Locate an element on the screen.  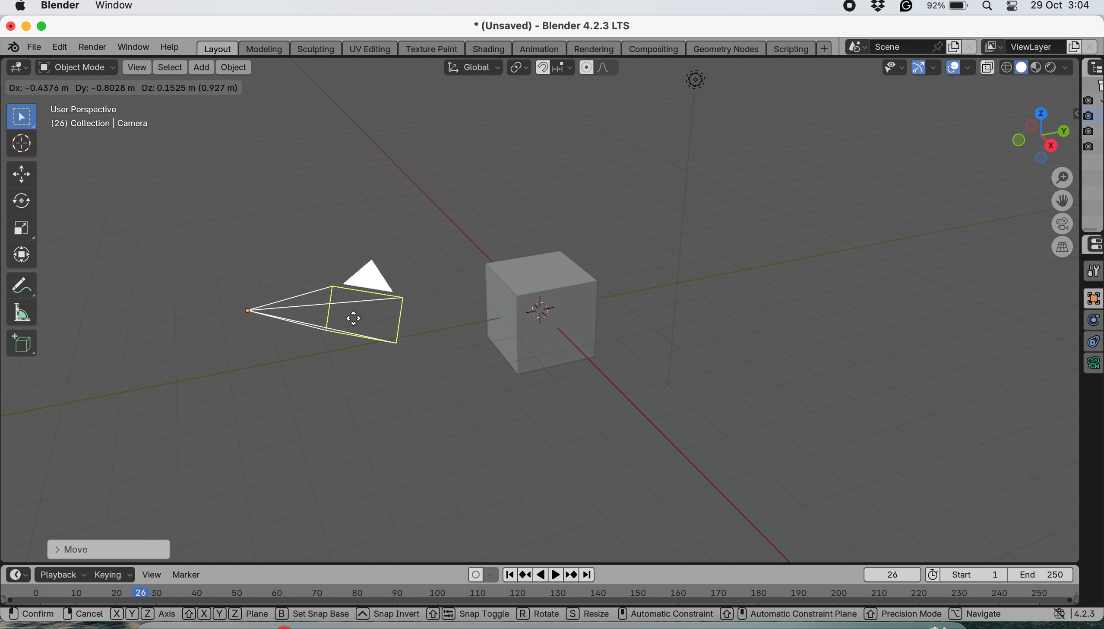
uv editing is located at coordinates (370, 48).